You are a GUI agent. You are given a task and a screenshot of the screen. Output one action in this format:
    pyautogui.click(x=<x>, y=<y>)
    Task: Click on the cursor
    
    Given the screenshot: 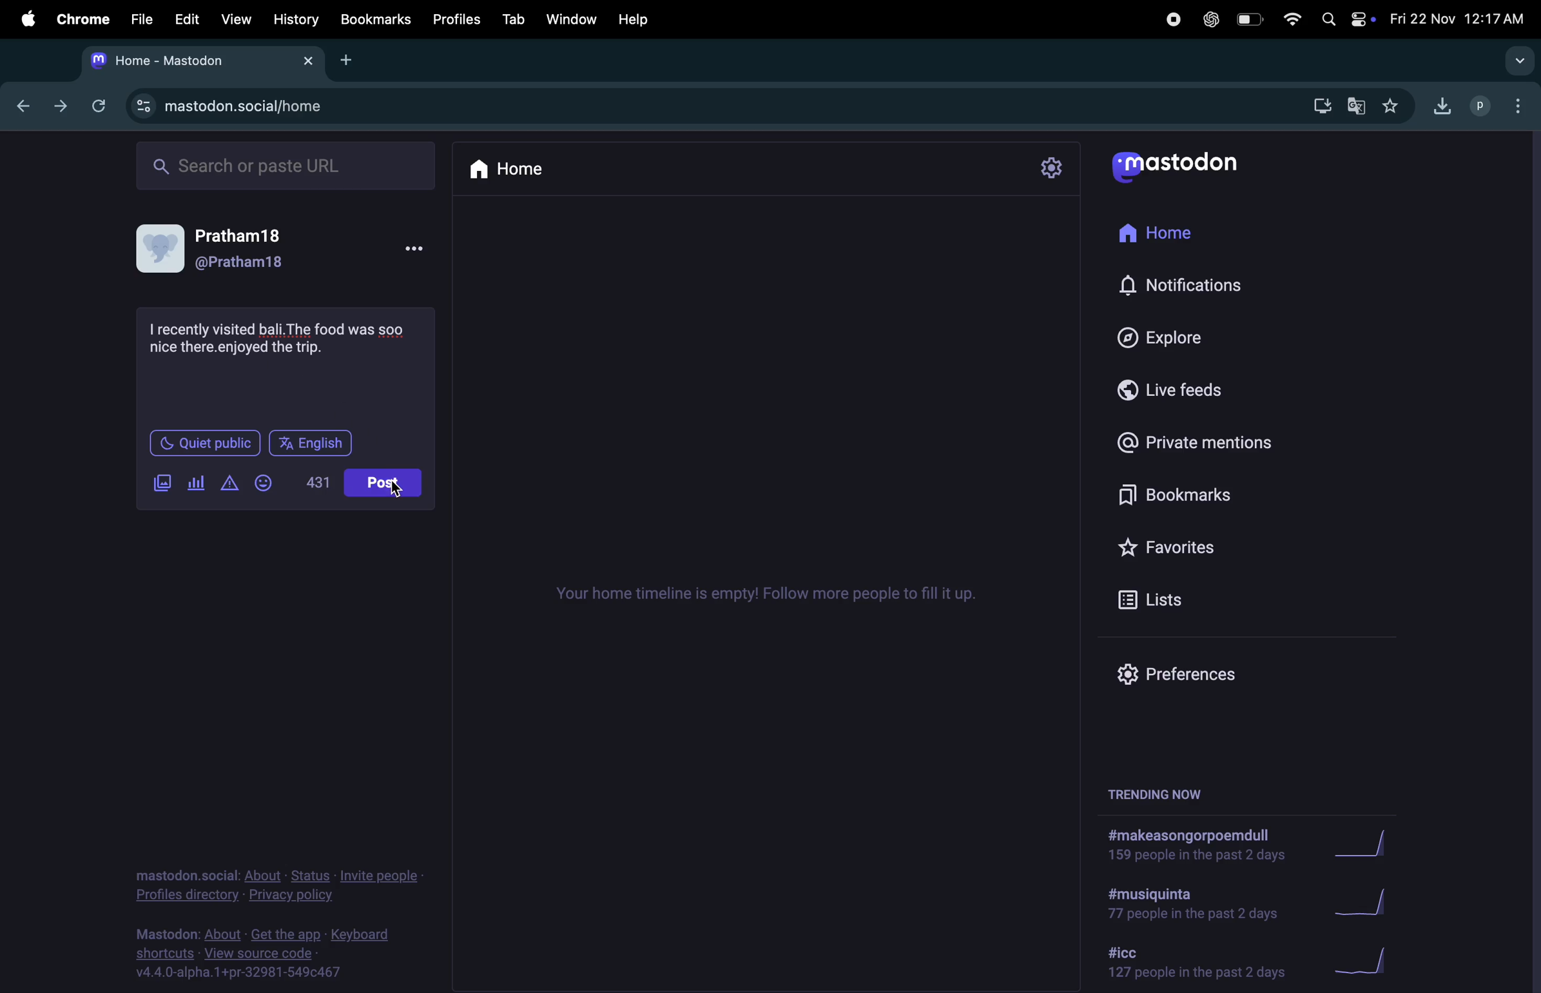 What is the action you would take?
    pyautogui.click(x=404, y=487)
    